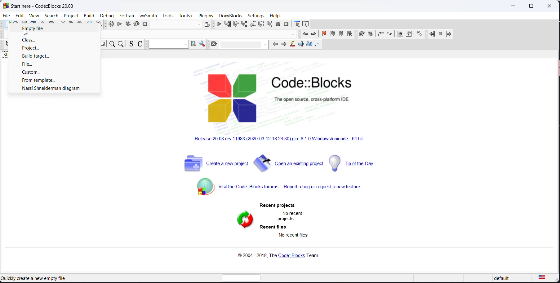 Image resolution: width=560 pixels, height=283 pixels. Describe the element at coordinates (34, 15) in the screenshot. I see `View` at that location.